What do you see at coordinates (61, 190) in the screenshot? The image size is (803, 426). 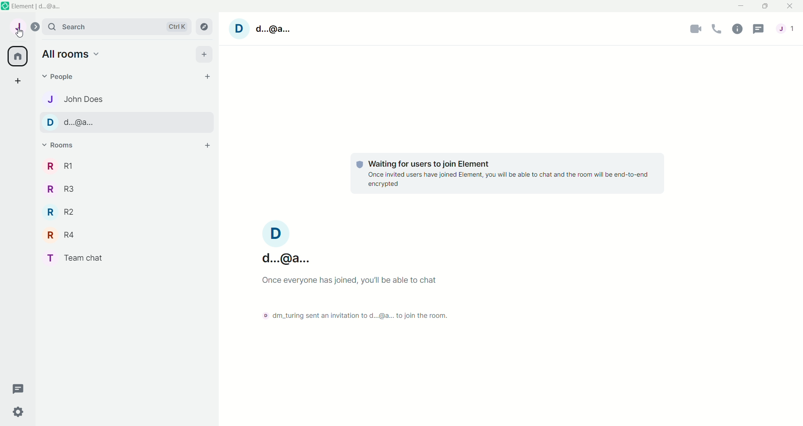 I see `R R3` at bounding box center [61, 190].